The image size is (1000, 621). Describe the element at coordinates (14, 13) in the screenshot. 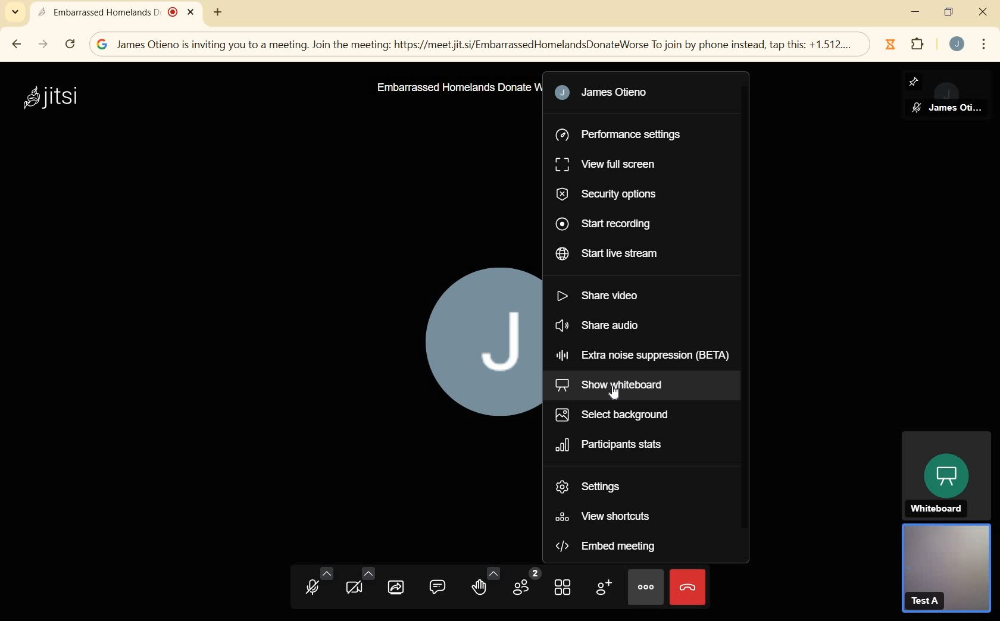

I see `SEARCH TABS` at that location.